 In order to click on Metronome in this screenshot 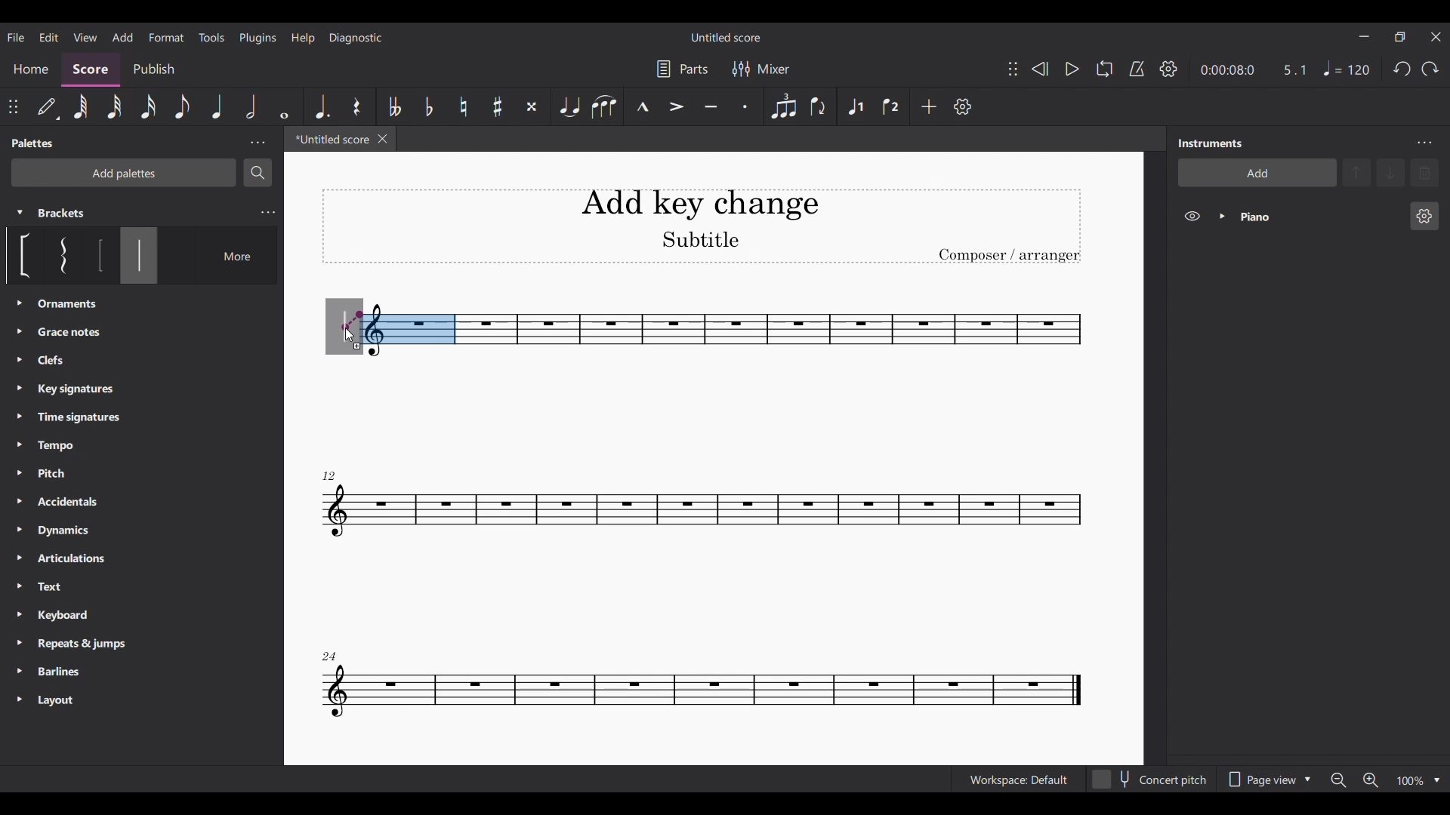, I will do `click(1137, 69)`.